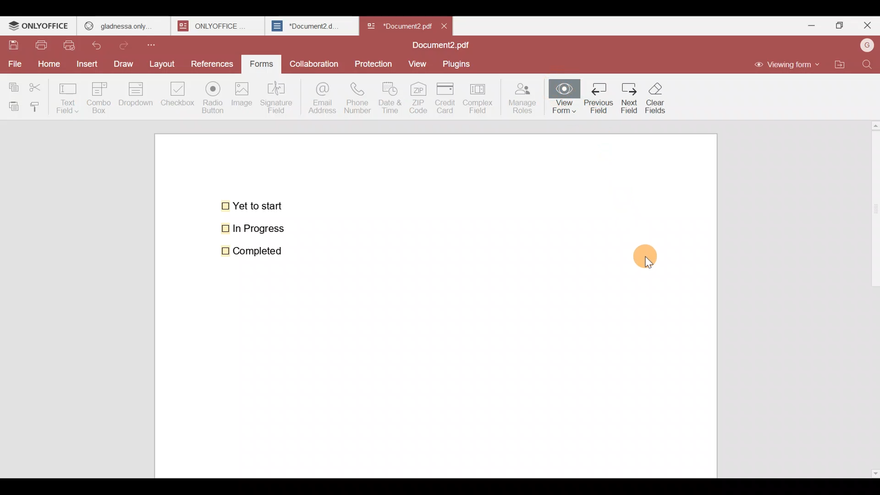 This screenshot has height=495, width=880. What do you see at coordinates (254, 205) in the screenshot?
I see `Yet to start` at bounding box center [254, 205].